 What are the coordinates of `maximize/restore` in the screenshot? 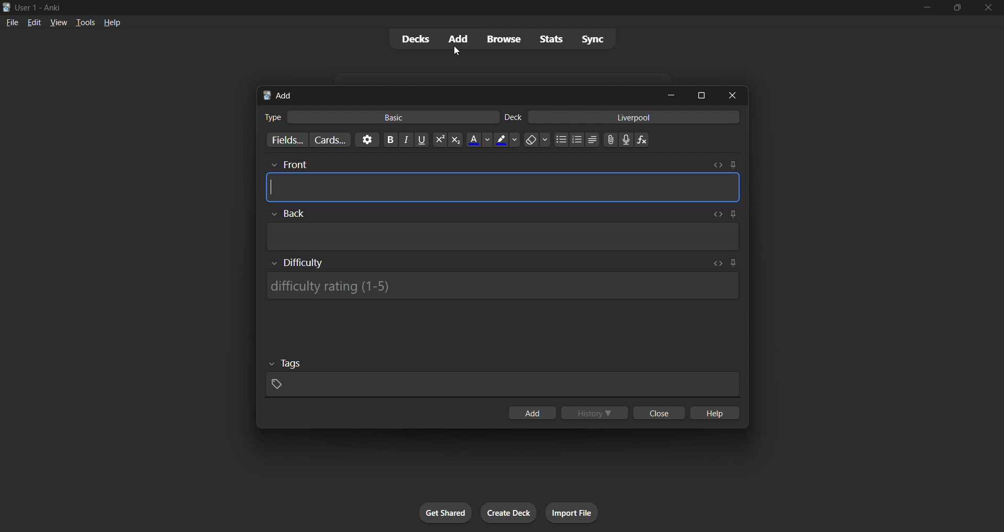 It's located at (957, 8).